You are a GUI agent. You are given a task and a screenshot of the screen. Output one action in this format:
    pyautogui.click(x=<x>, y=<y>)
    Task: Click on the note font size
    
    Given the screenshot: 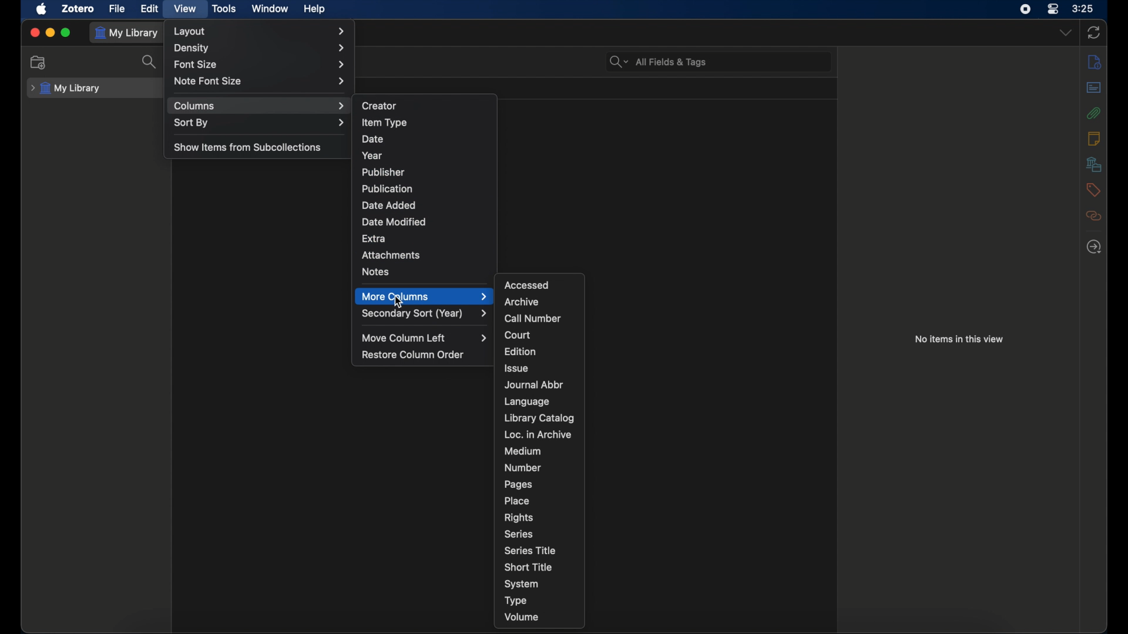 What is the action you would take?
    pyautogui.click(x=258, y=81)
    